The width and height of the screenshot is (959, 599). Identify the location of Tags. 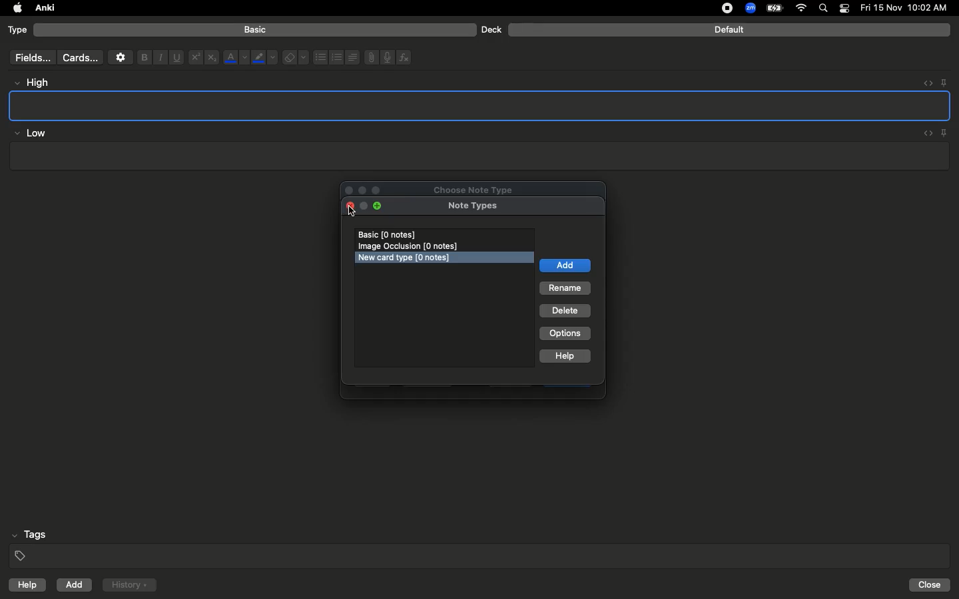
(481, 546).